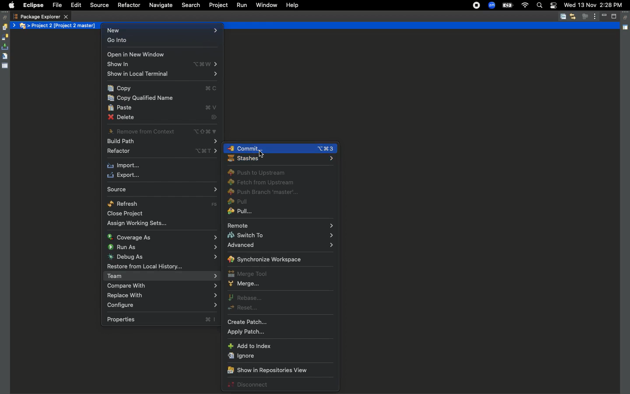  Describe the element at coordinates (165, 142) in the screenshot. I see `Build path` at that location.